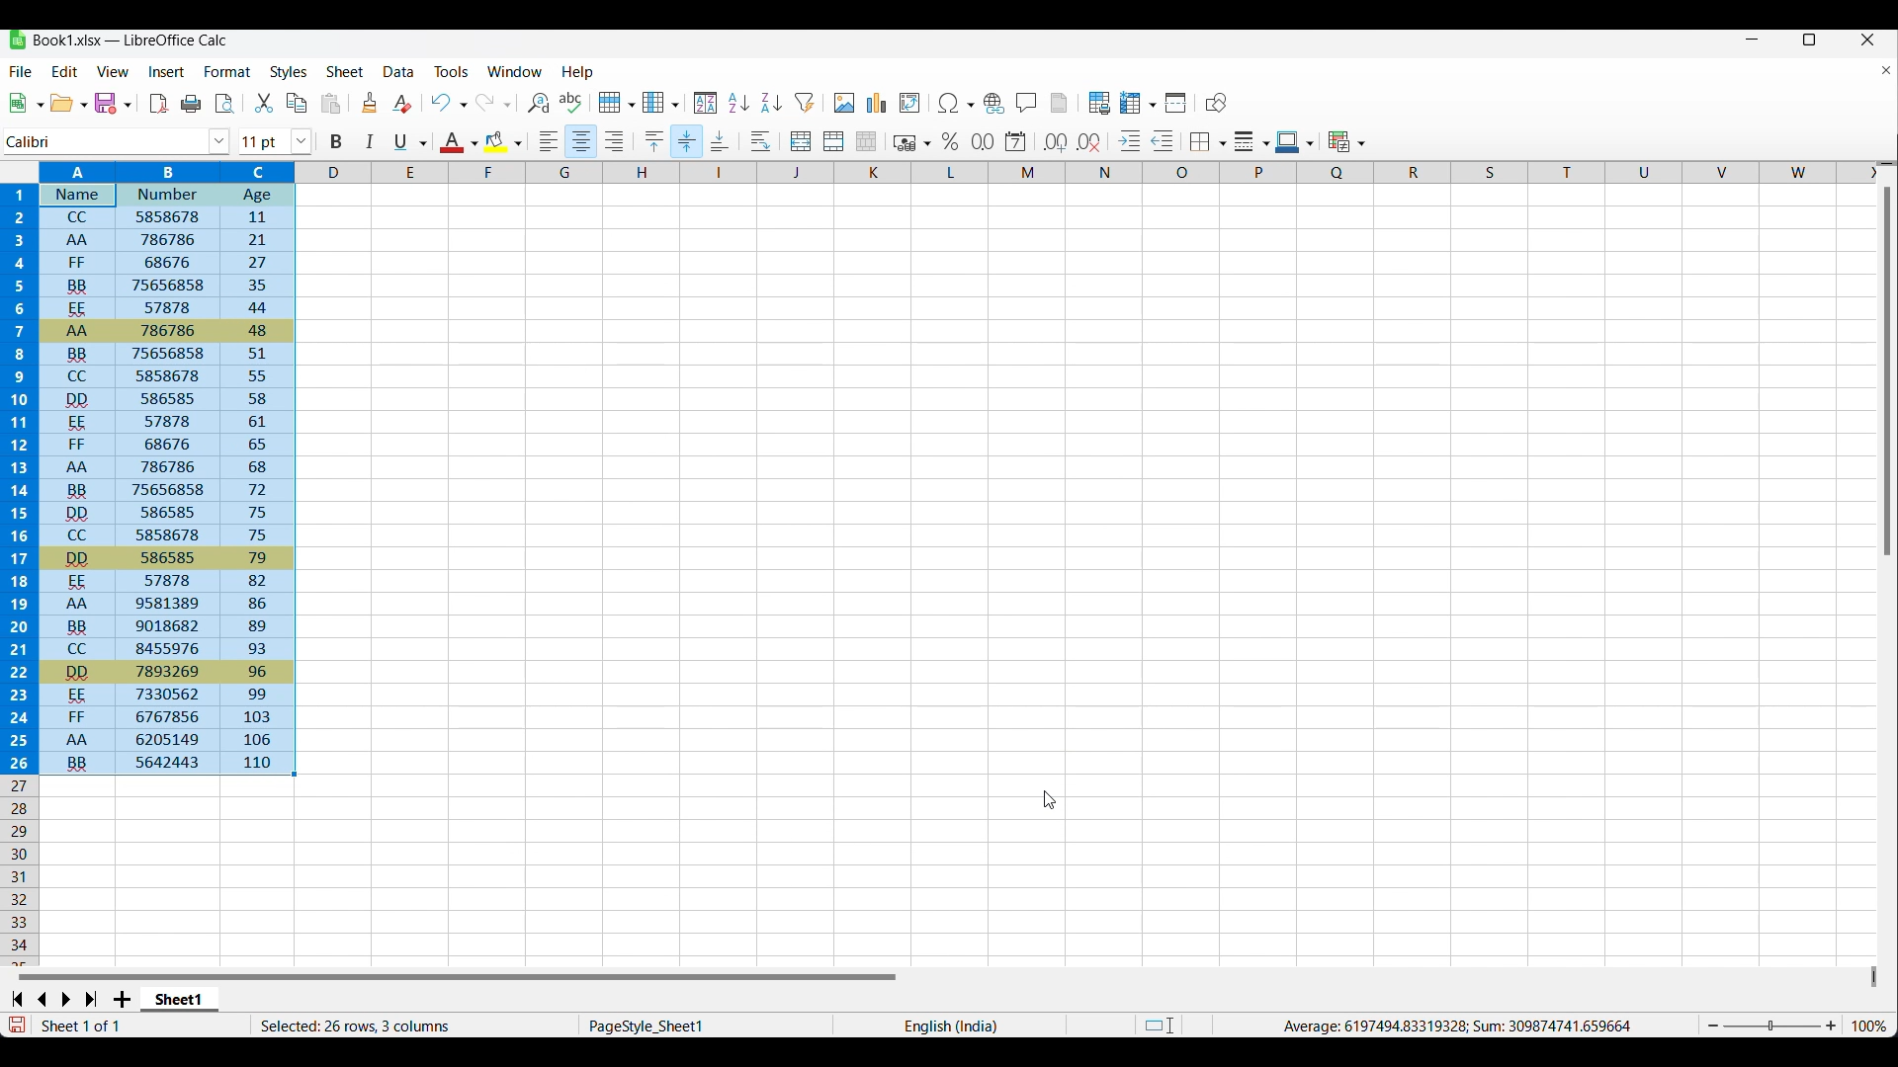  What do you see at coordinates (289, 72) in the screenshot?
I see `Styles menu` at bounding box center [289, 72].